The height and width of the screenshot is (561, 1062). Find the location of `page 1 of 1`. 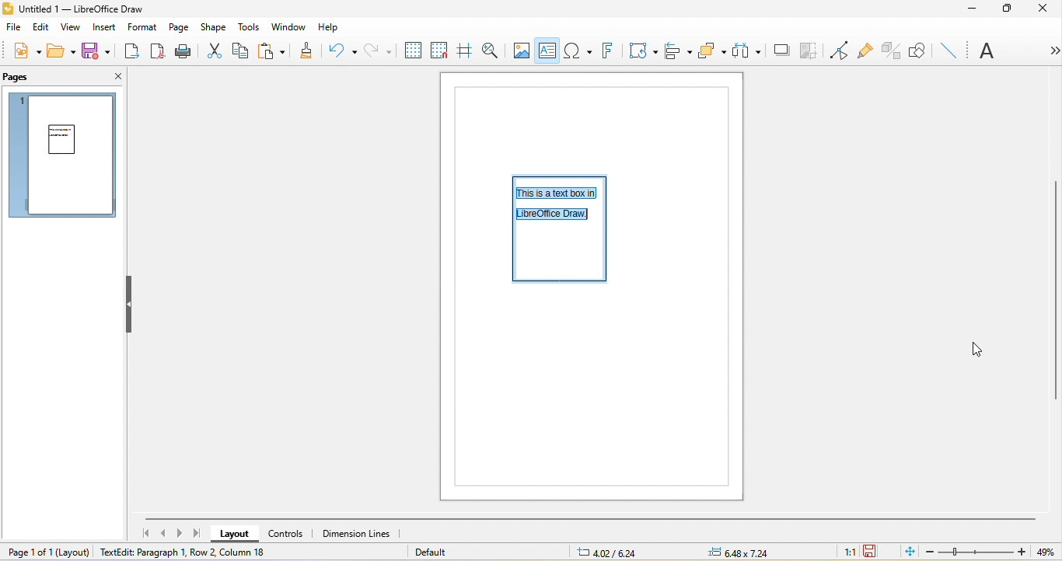

page 1 of 1 is located at coordinates (47, 553).